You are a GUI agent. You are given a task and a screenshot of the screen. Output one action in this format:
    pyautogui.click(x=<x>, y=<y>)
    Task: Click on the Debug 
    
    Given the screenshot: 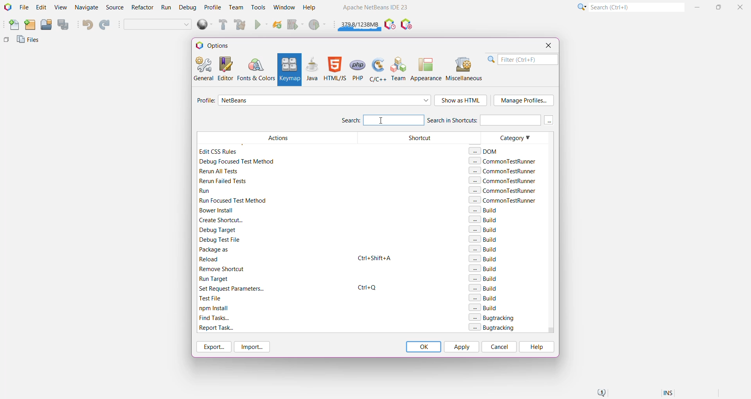 What is the action you would take?
    pyautogui.click(x=187, y=8)
    